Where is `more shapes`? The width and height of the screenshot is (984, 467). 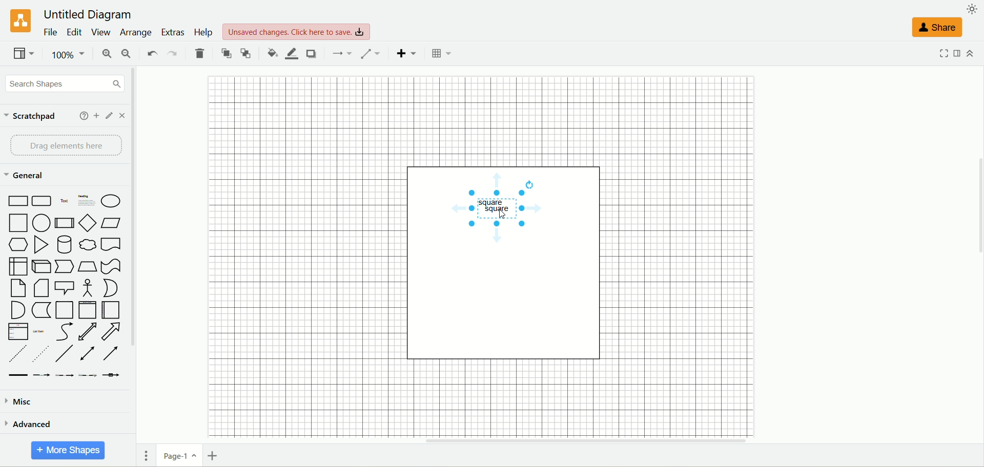 more shapes is located at coordinates (69, 451).